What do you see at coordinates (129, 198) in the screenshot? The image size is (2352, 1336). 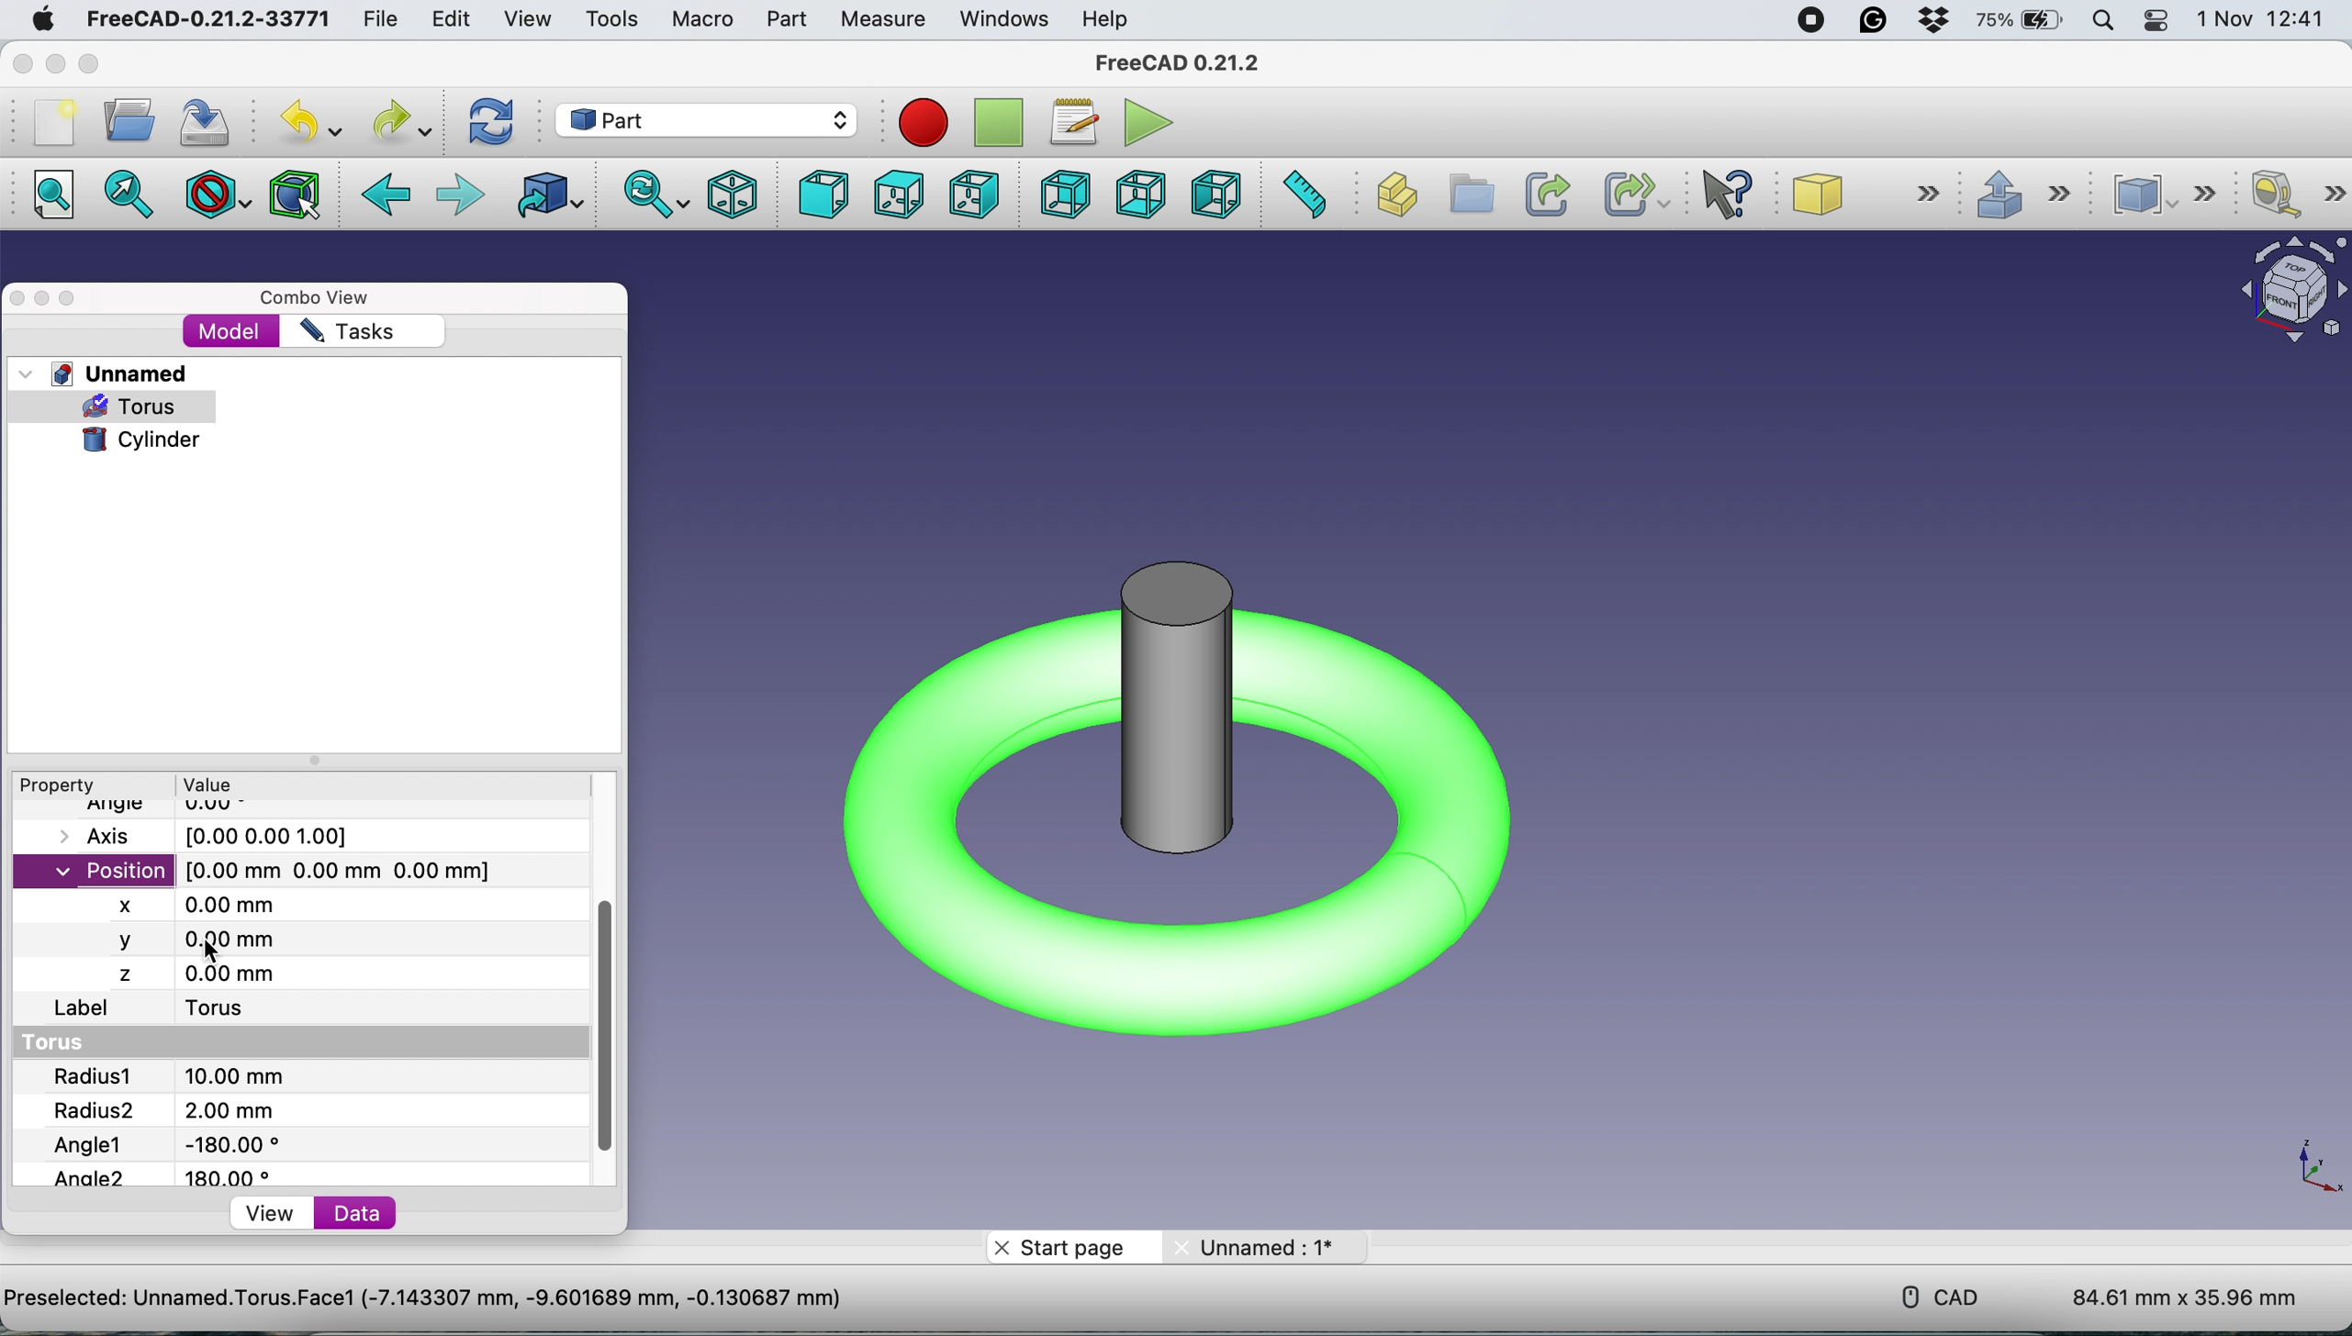 I see `go to selected object` at bounding box center [129, 198].